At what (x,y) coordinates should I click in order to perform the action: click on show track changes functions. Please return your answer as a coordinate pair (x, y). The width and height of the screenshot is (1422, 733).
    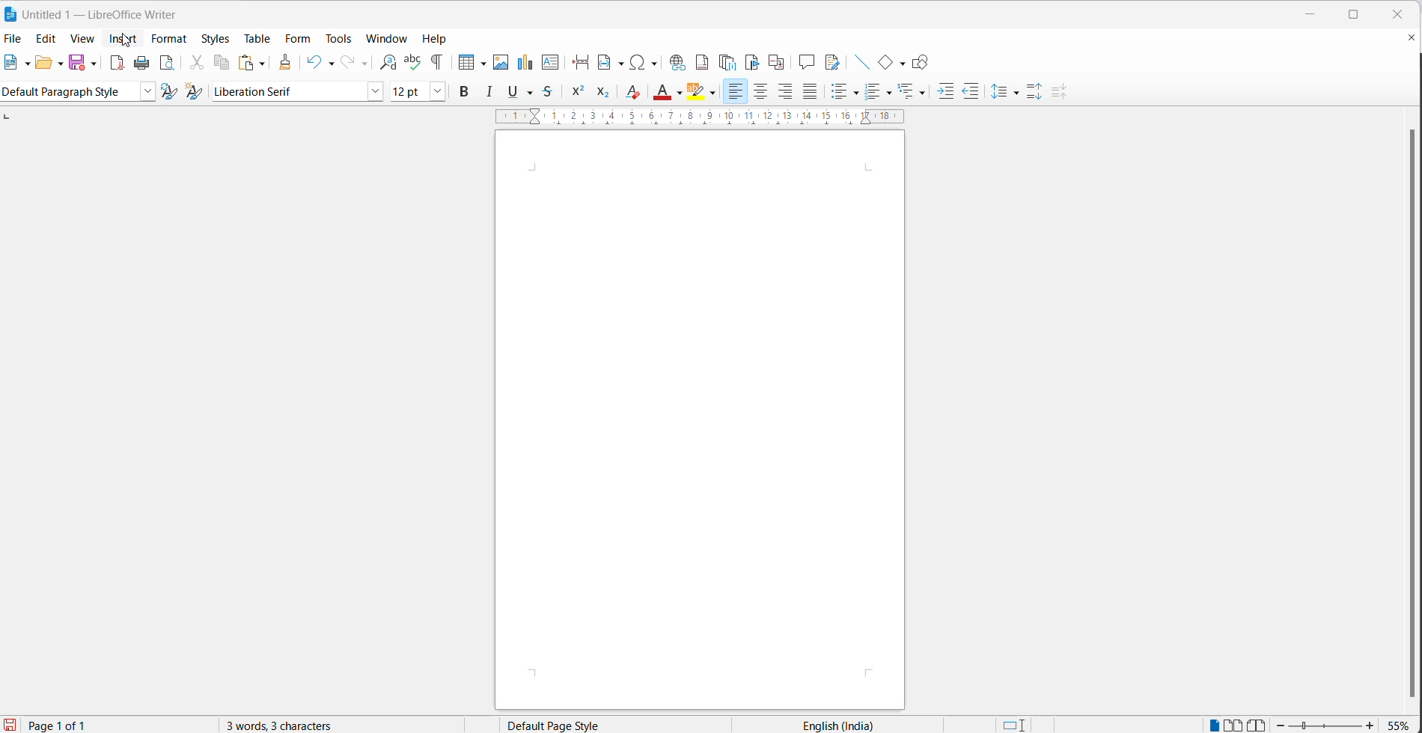
    Looking at the image, I should click on (831, 61).